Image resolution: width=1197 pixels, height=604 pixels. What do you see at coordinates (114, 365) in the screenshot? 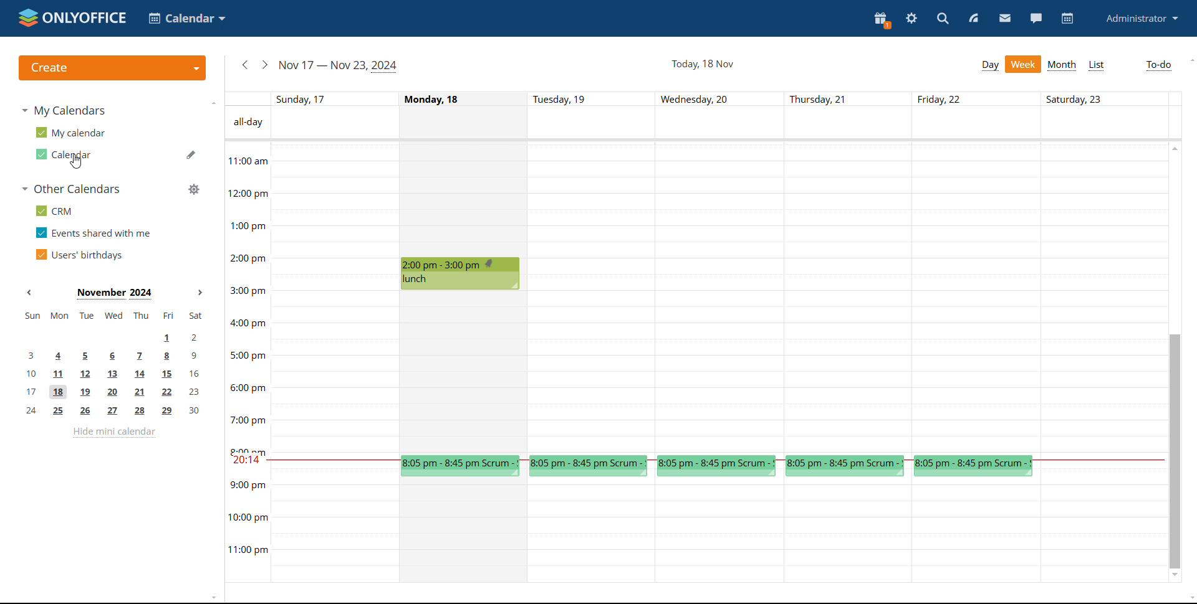
I see `mini calendar, underlined dates are events` at bounding box center [114, 365].